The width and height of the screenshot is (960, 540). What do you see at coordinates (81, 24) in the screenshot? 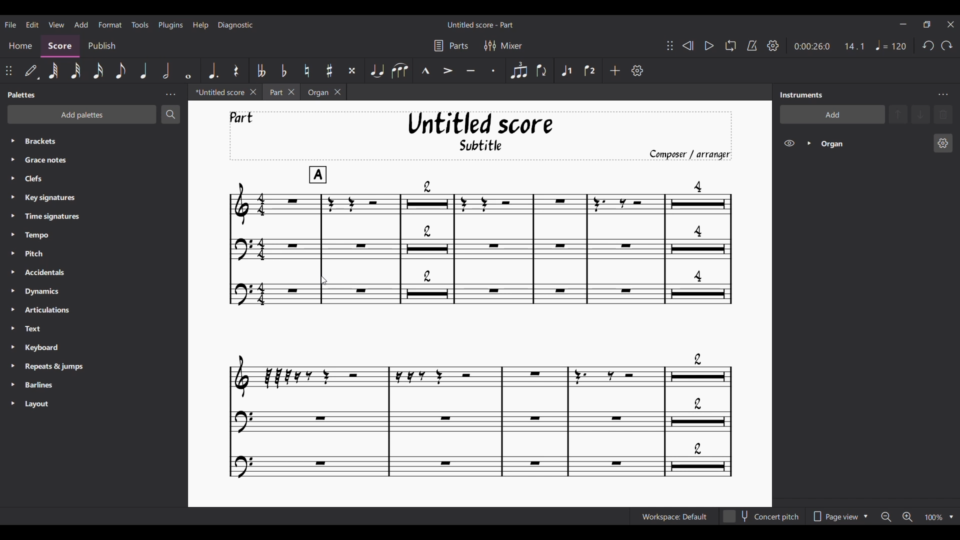
I see `Add menu` at bounding box center [81, 24].